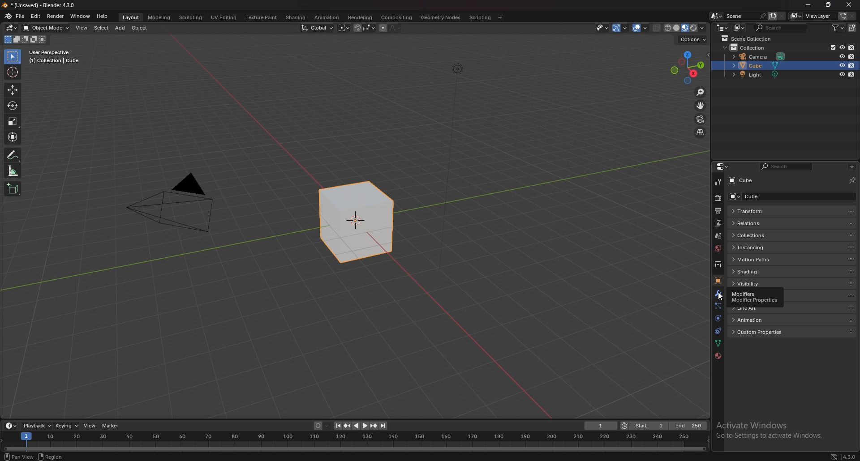 This screenshot has height=461, width=860. What do you see at coordinates (849, 457) in the screenshot?
I see `version` at bounding box center [849, 457].